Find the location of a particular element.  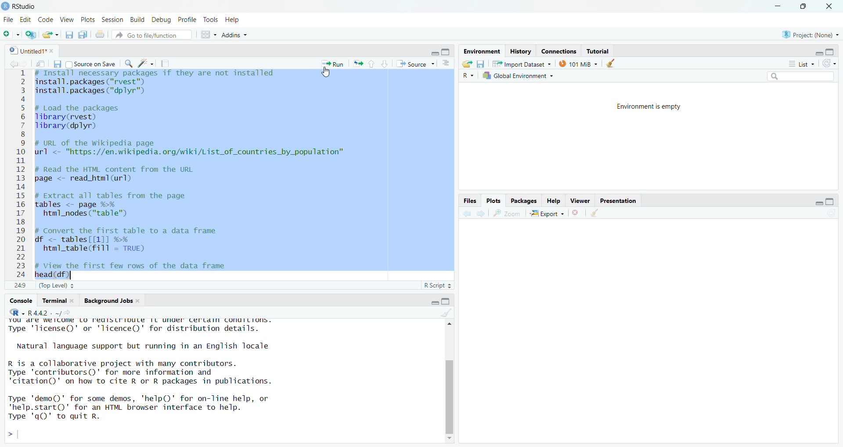

Help is located at coordinates (554, 201).